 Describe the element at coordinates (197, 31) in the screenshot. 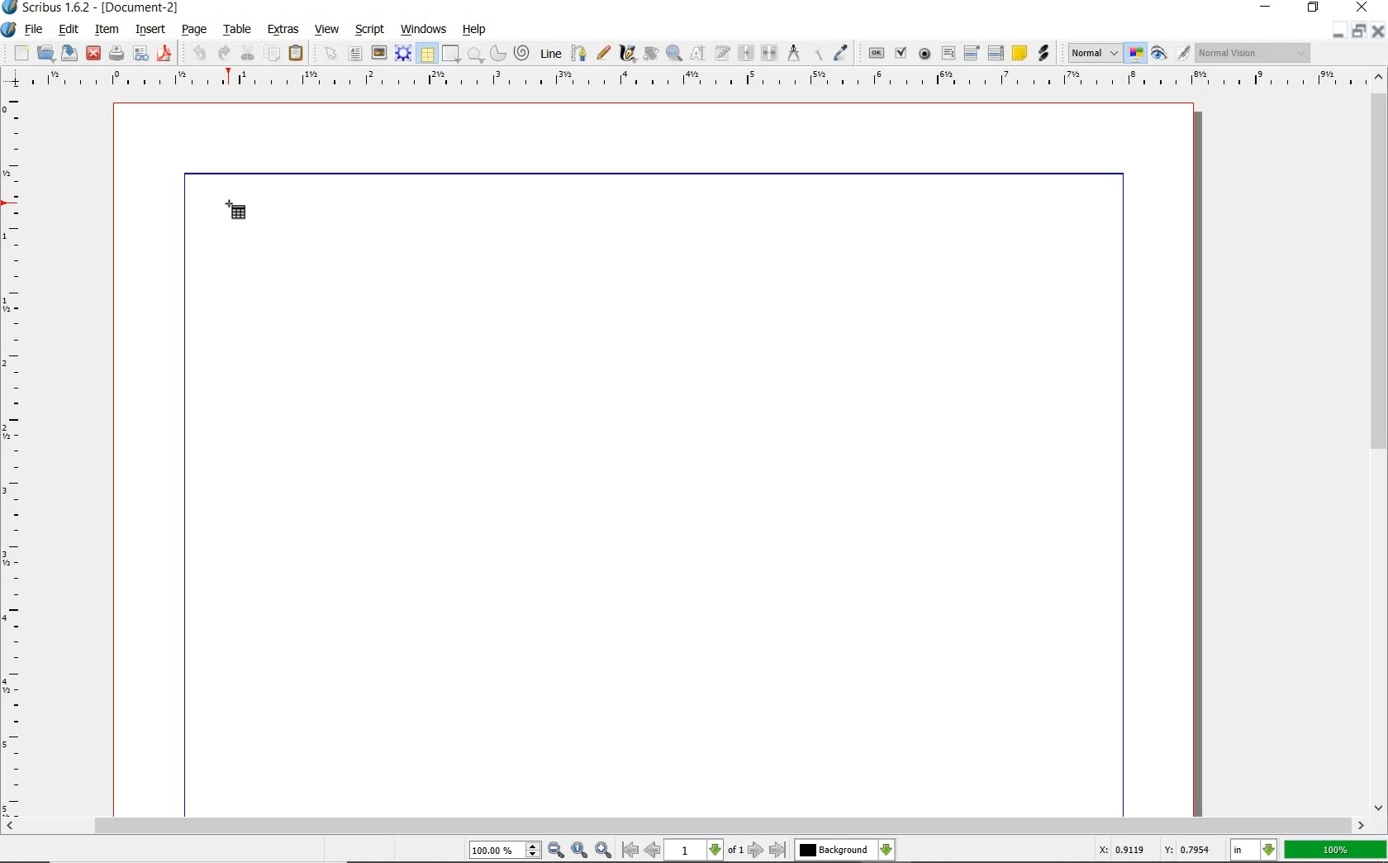

I see `page` at that location.